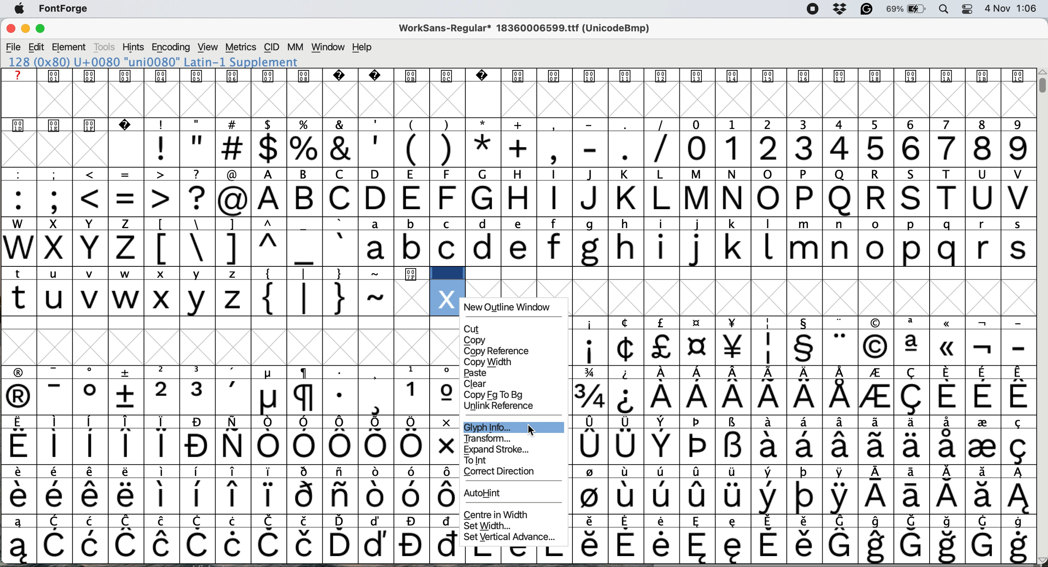 Image resolution: width=1048 pixels, height=567 pixels. Describe the element at coordinates (504, 351) in the screenshot. I see `copy reference` at that location.